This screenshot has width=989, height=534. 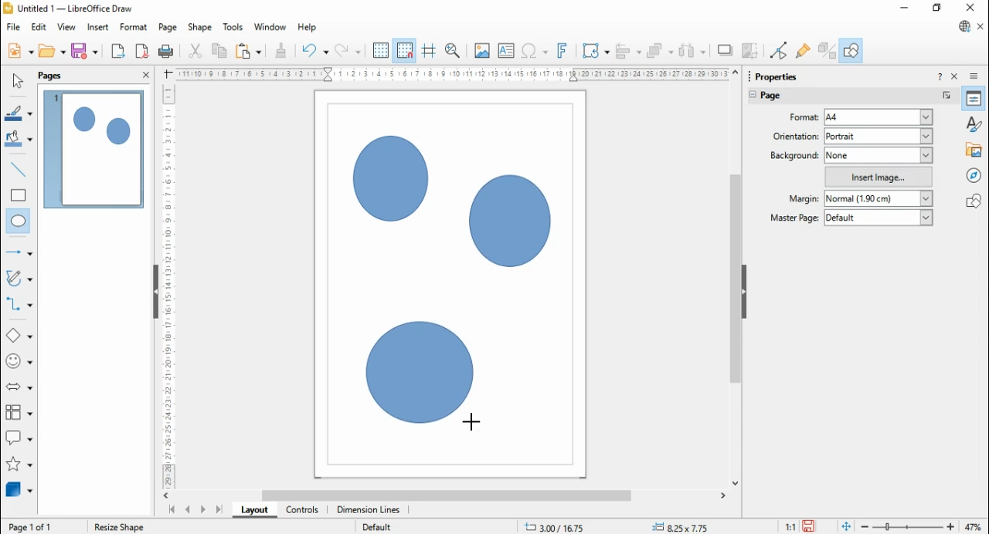 What do you see at coordinates (879, 199) in the screenshot?
I see `normal` at bounding box center [879, 199].